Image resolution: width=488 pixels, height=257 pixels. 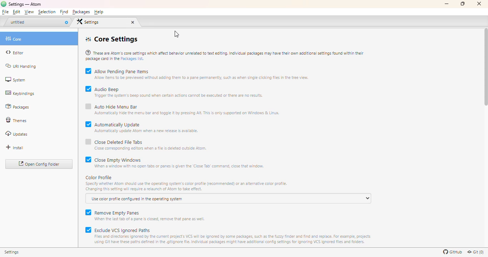 What do you see at coordinates (88, 214) in the screenshot?
I see `checkbox` at bounding box center [88, 214].